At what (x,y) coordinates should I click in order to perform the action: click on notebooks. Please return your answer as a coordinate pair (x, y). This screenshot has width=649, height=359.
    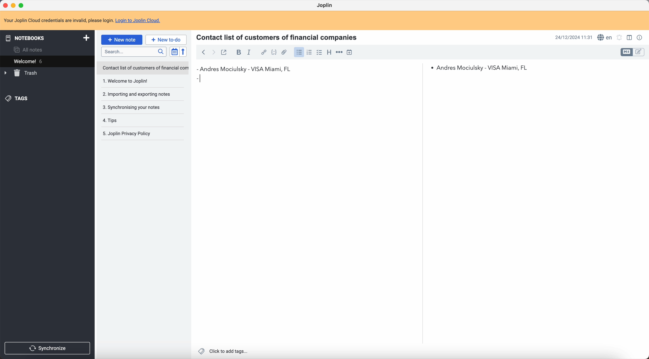
    Looking at the image, I should click on (46, 38).